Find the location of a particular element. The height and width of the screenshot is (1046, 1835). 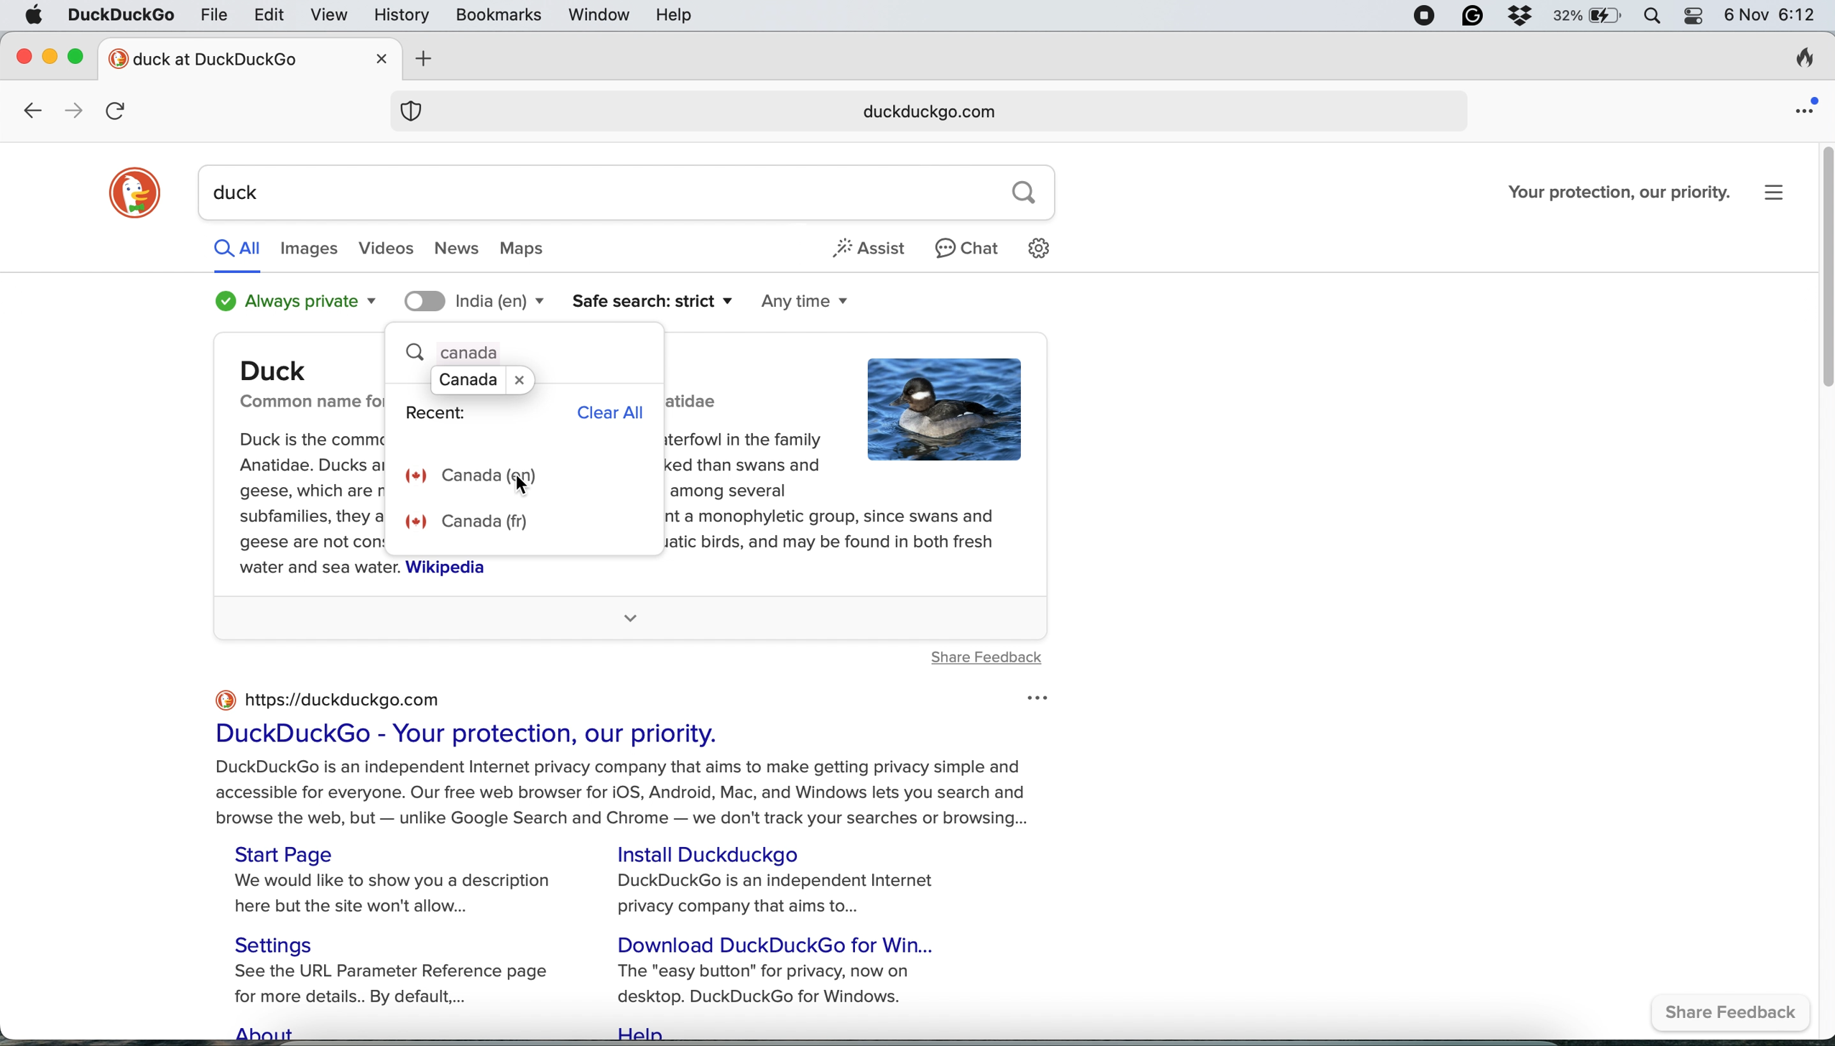

maps is located at coordinates (536, 250).